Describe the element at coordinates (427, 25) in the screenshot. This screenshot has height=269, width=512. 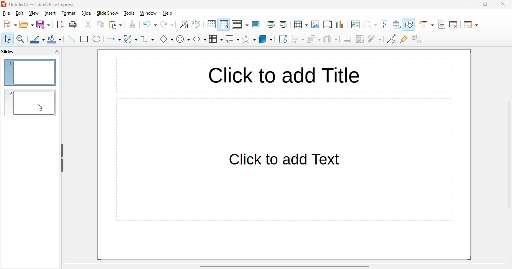
I see `new slide` at that location.